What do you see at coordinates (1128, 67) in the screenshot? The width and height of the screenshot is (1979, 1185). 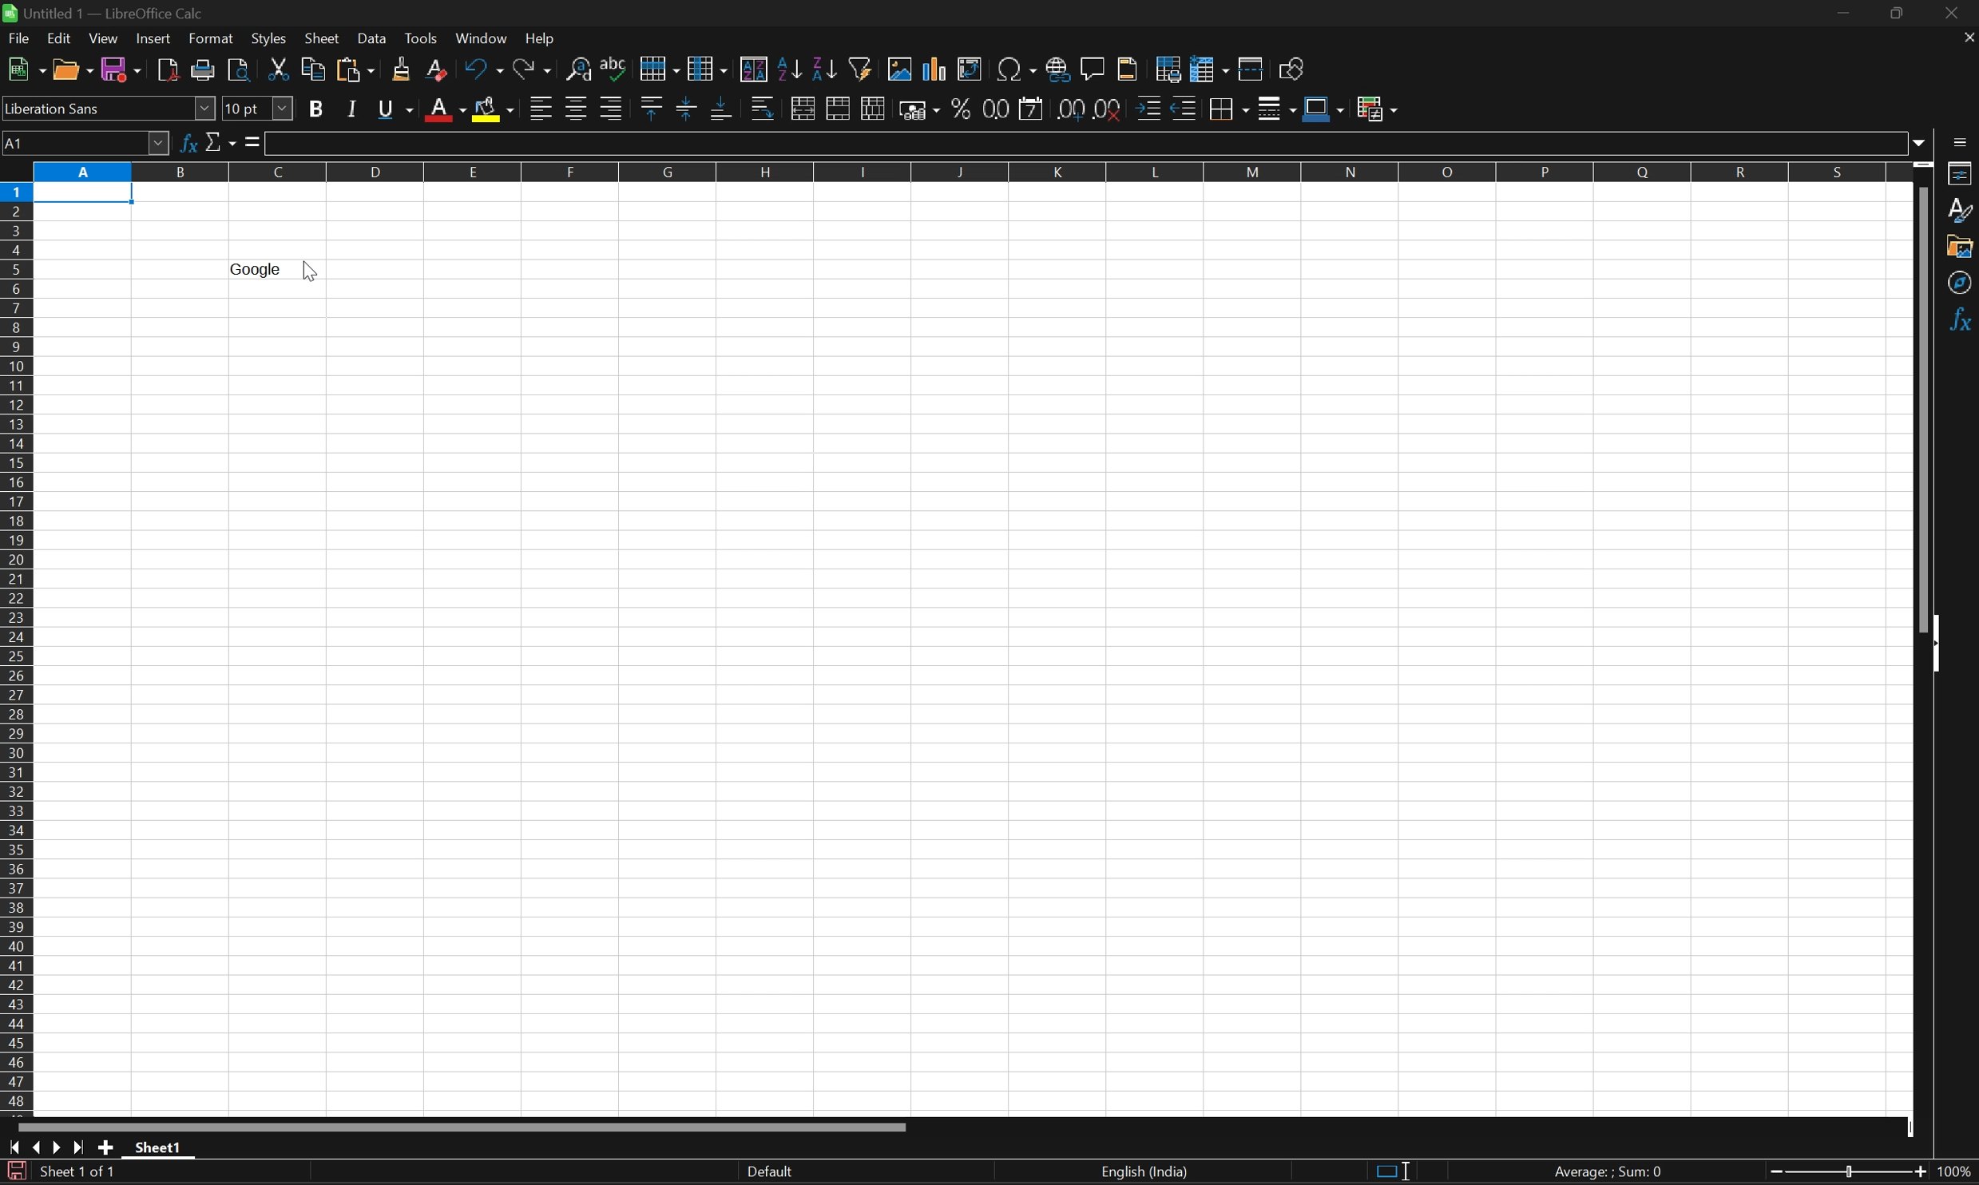 I see `Headers and footers` at bounding box center [1128, 67].